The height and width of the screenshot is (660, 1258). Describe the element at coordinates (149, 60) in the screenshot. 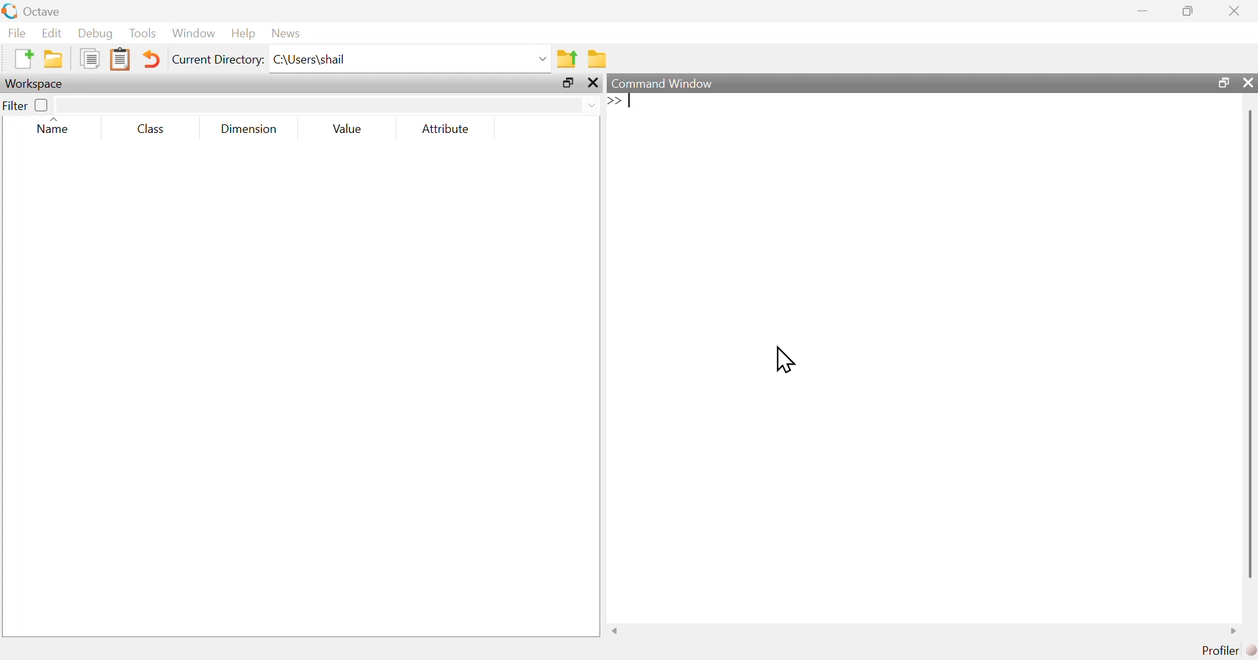

I see `Undo` at that location.